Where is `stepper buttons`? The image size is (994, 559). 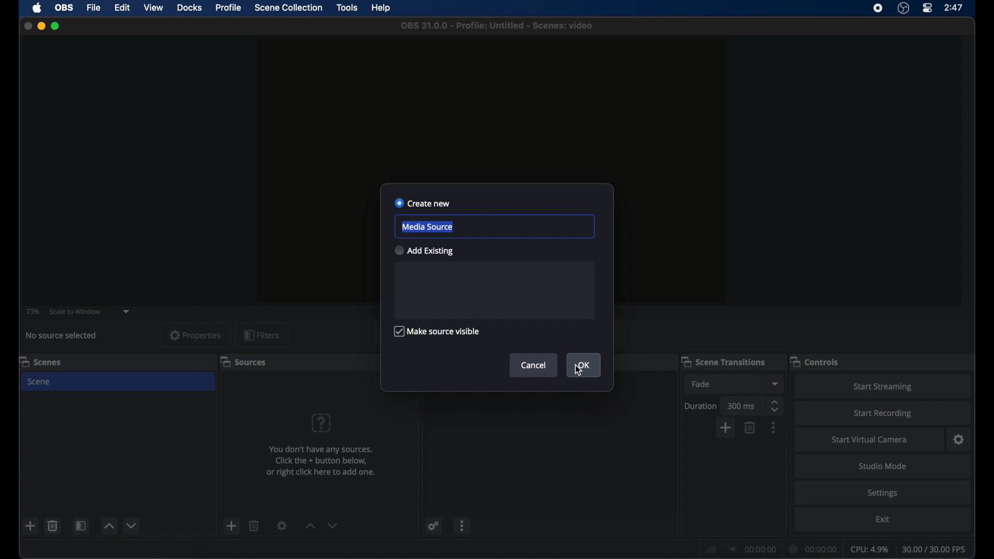 stepper buttons is located at coordinates (776, 406).